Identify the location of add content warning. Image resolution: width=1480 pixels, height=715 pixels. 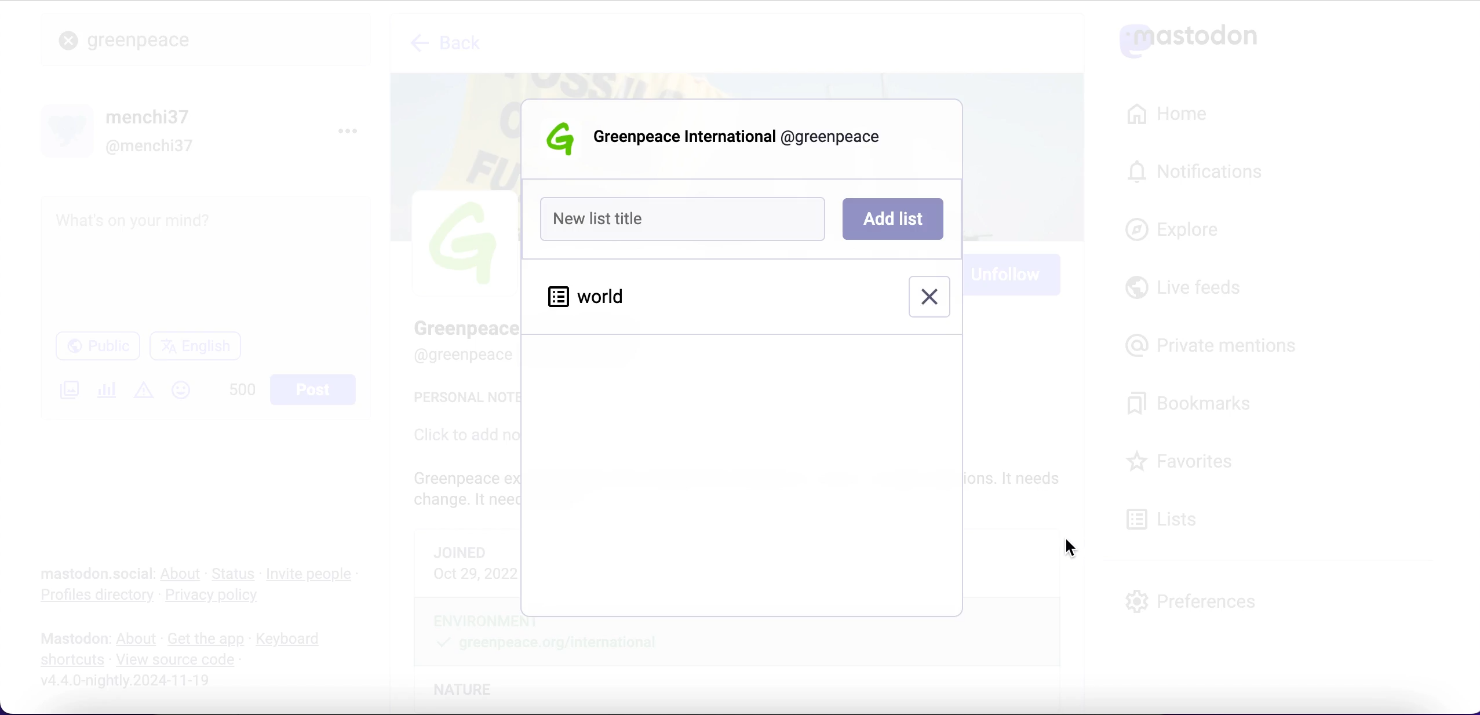
(146, 392).